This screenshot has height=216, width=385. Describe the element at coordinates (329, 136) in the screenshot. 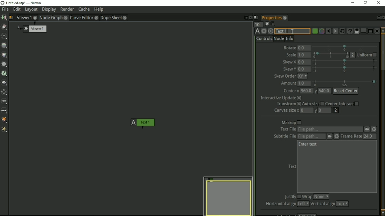

I see `Subtitle` at that location.